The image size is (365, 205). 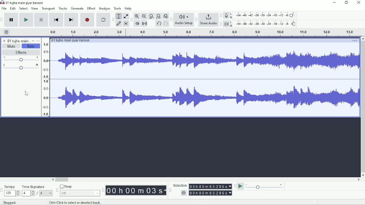 What do you see at coordinates (80, 193) in the screenshot?
I see `` at bounding box center [80, 193].